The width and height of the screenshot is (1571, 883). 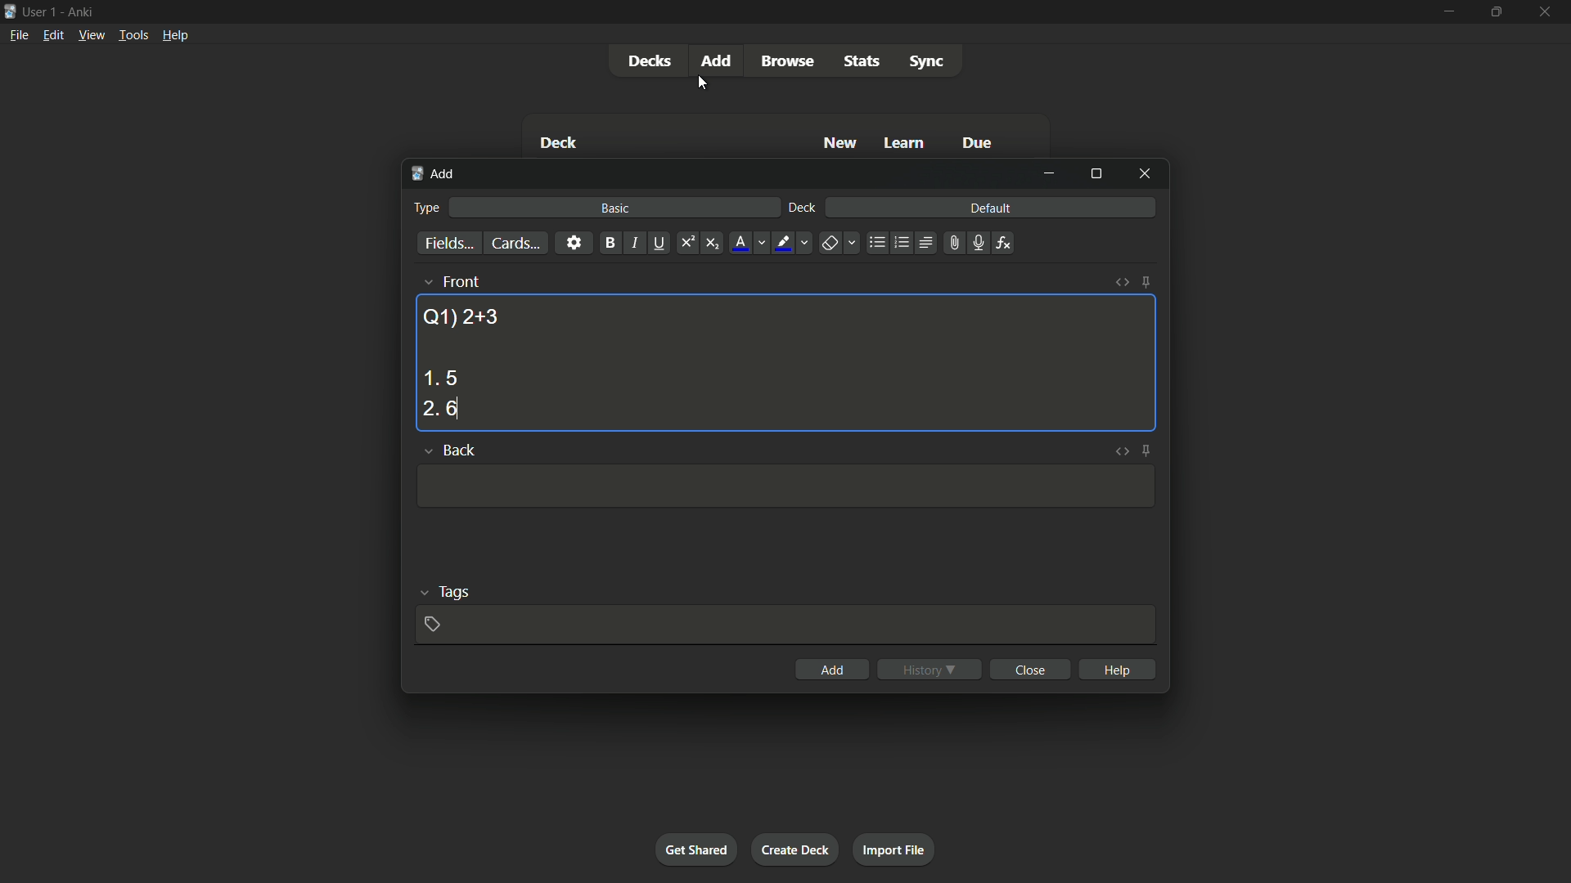 What do you see at coordinates (659, 243) in the screenshot?
I see `underline` at bounding box center [659, 243].